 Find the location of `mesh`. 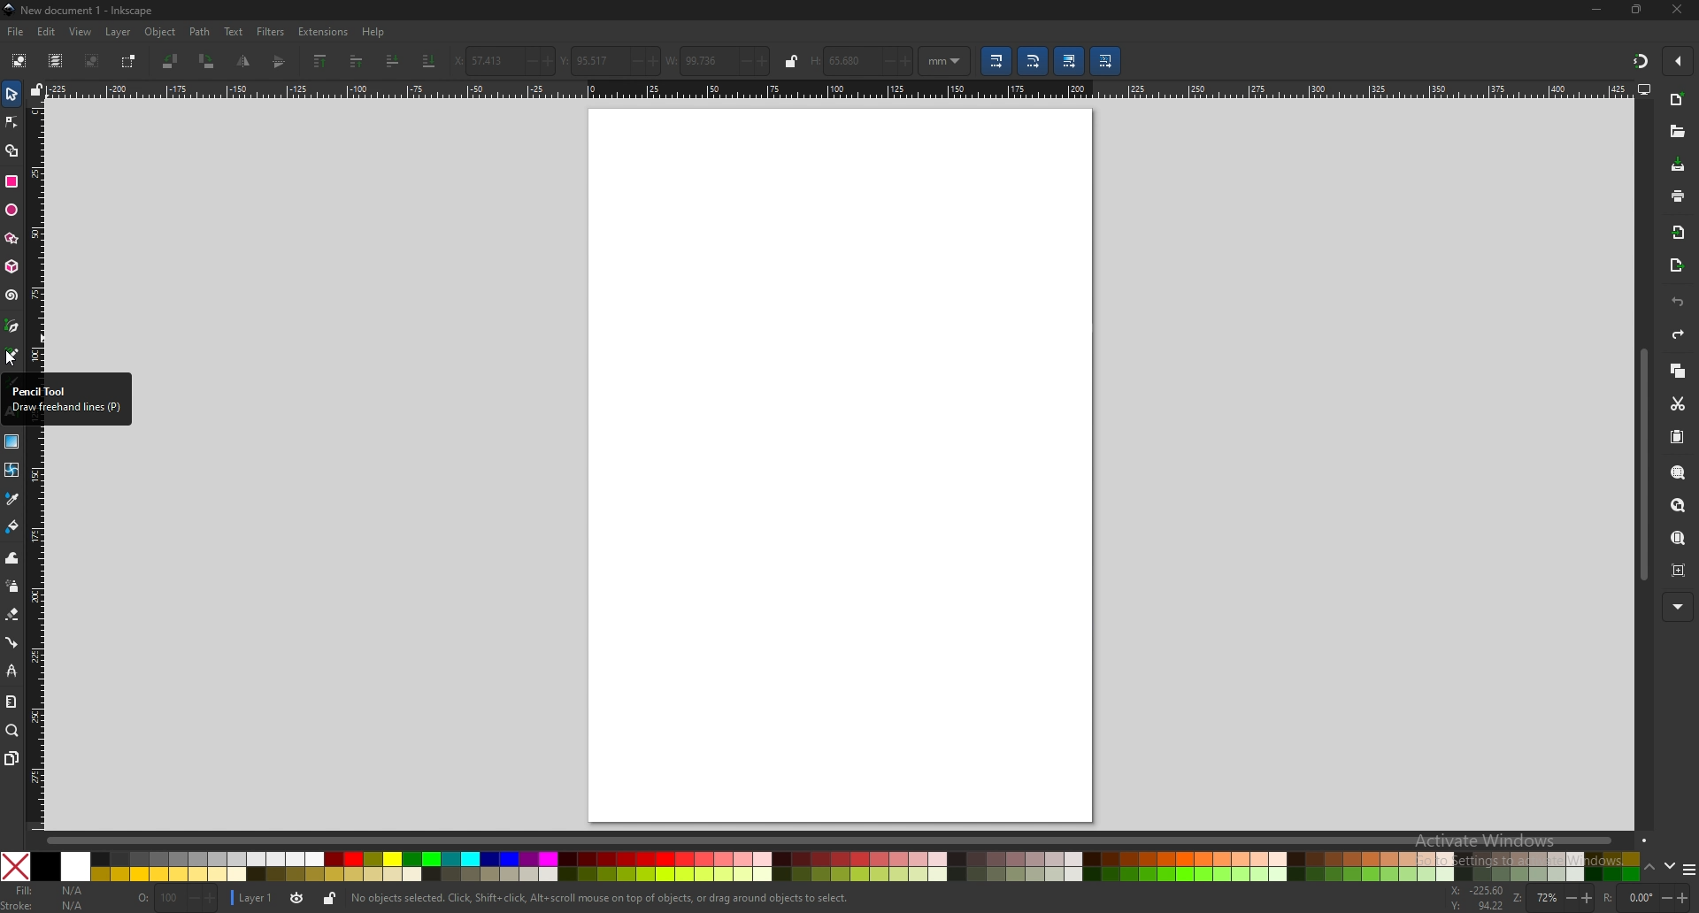

mesh is located at coordinates (12, 470).